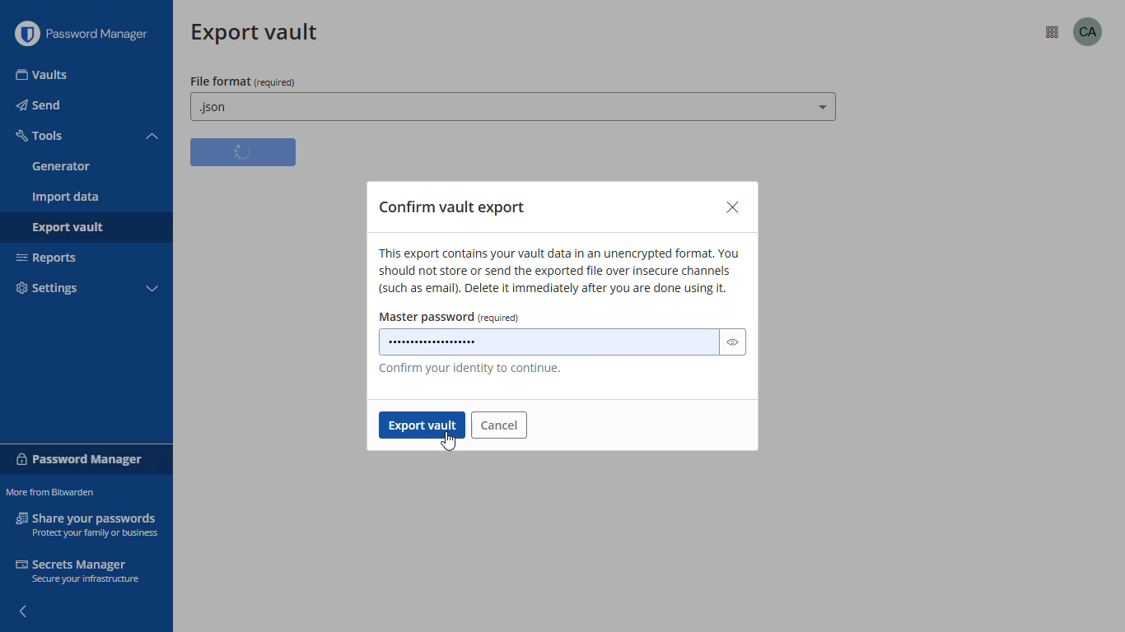 Image resolution: width=1125 pixels, height=632 pixels. What do you see at coordinates (25, 611) in the screenshot?
I see `hide` at bounding box center [25, 611].